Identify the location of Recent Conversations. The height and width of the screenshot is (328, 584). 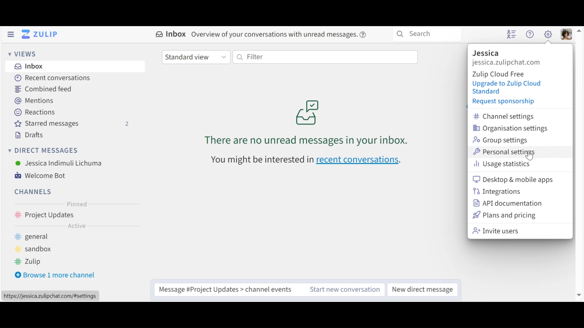
(52, 78).